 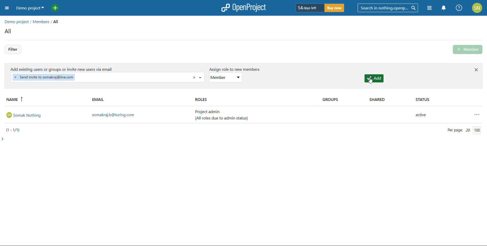 What do you see at coordinates (463, 130) in the screenshot?
I see `per page 20/200` at bounding box center [463, 130].